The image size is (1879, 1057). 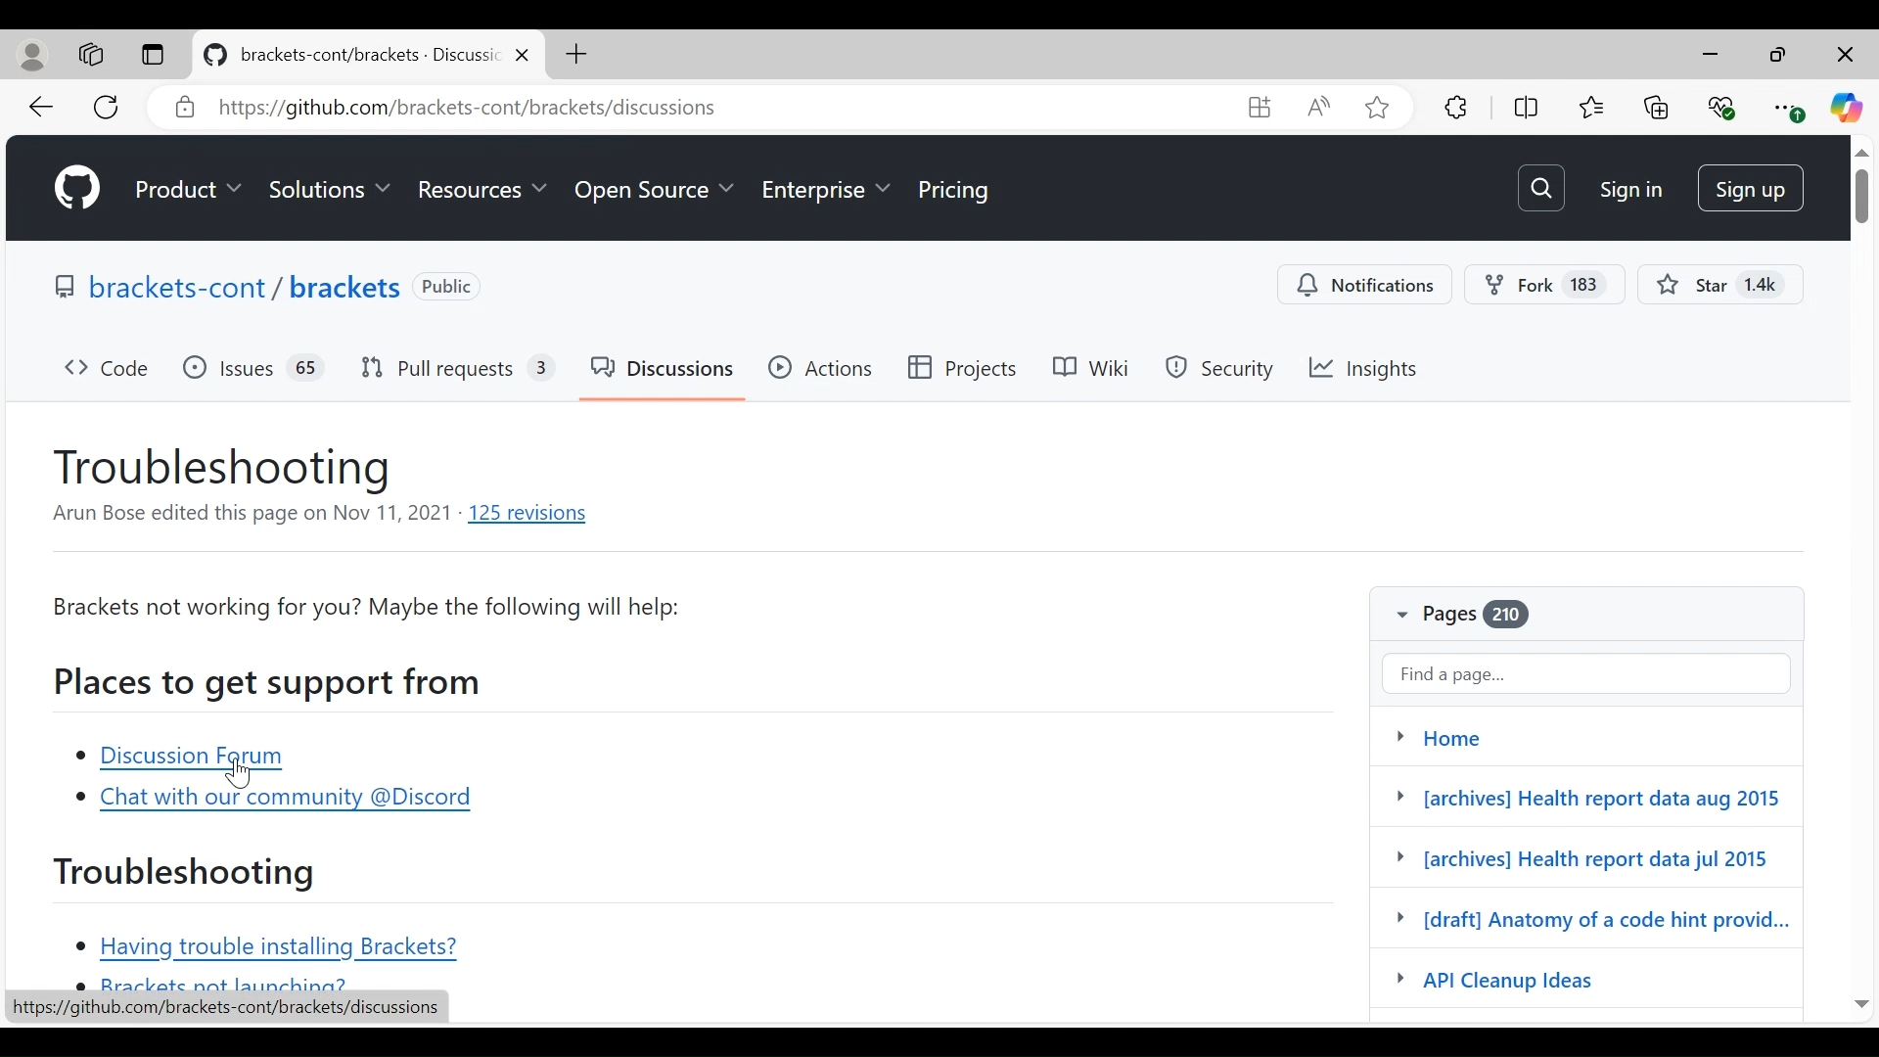 What do you see at coordinates (1753, 187) in the screenshot?
I see `Sign Up` at bounding box center [1753, 187].